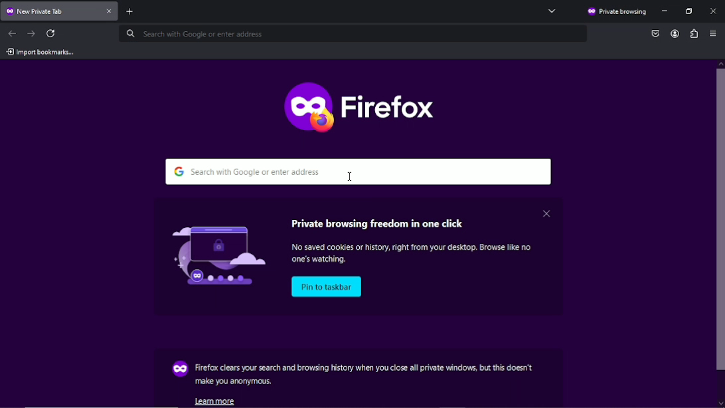 The image size is (725, 408). What do you see at coordinates (713, 35) in the screenshot?
I see `open application menu` at bounding box center [713, 35].